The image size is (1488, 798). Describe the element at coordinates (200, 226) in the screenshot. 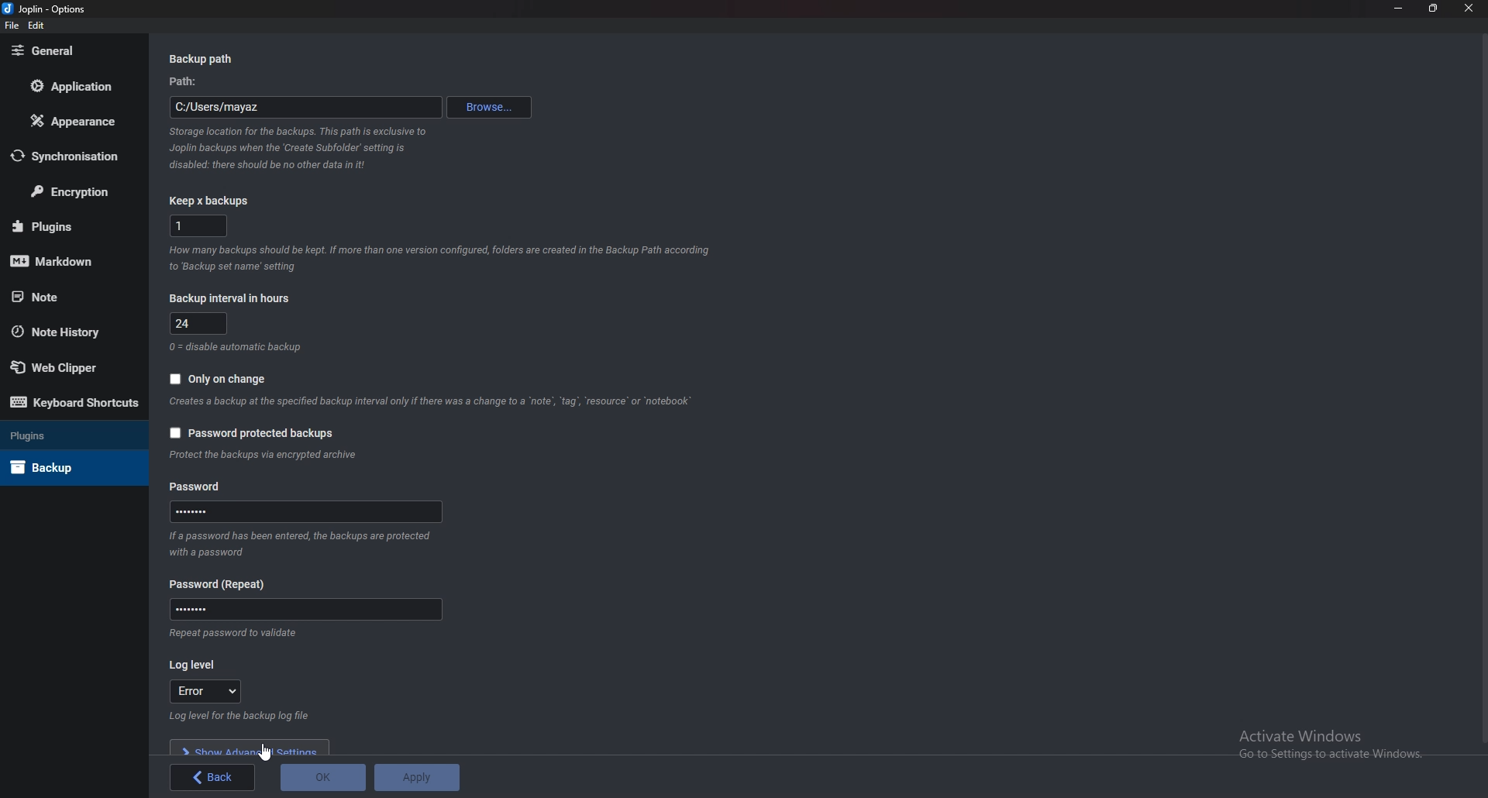

I see `x` at that location.